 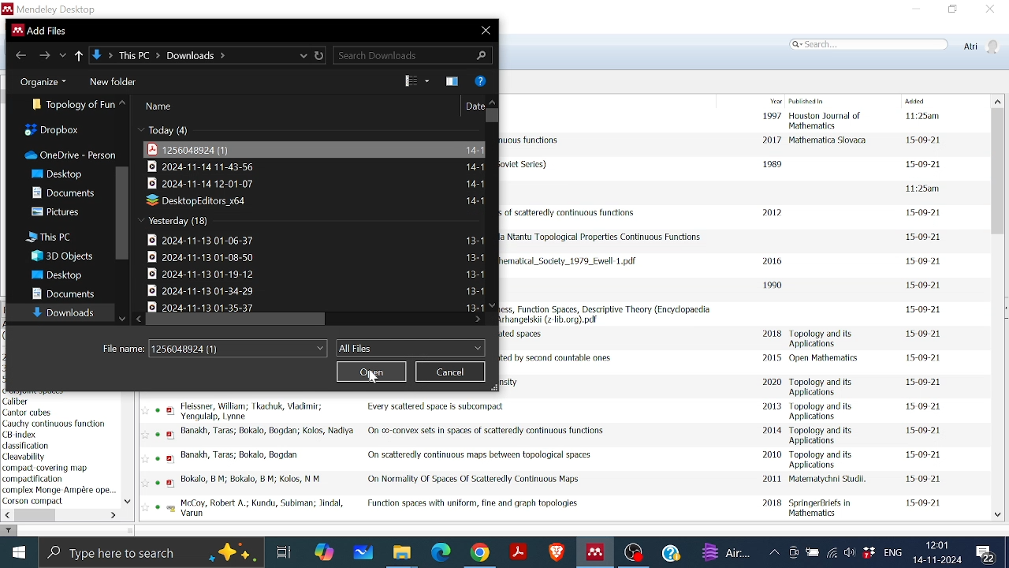 What do you see at coordinates (200, 54) in the screenshot?
I see `Location of the file` at bounding box center [200, 54].